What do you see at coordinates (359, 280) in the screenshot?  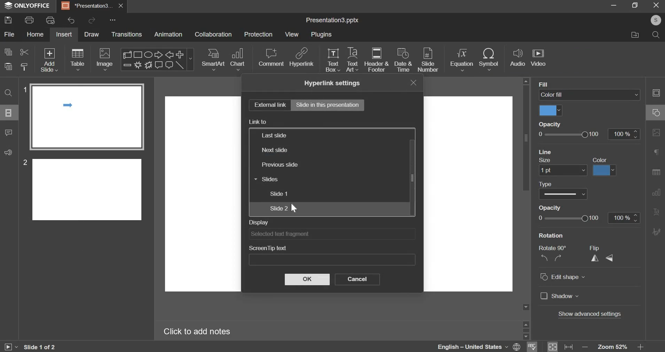 I see `Cancel` at bounding box center [359, 280].